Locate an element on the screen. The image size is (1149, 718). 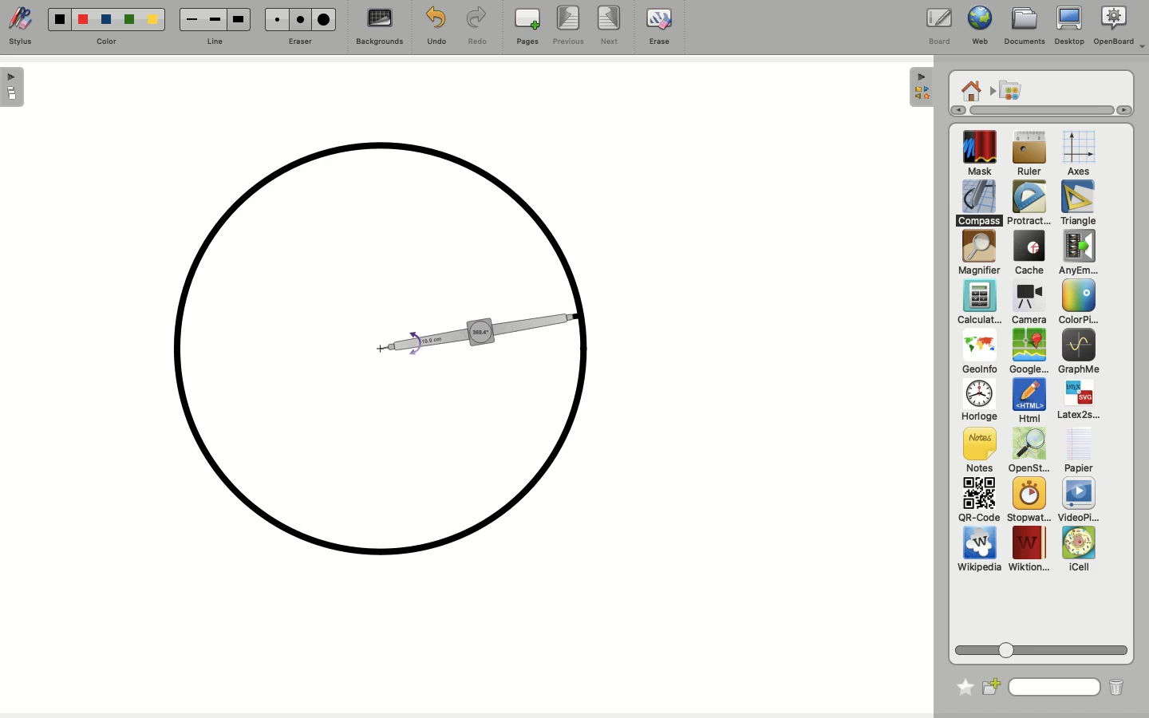
VideoPlayer is located at coordinates (1079, 500).